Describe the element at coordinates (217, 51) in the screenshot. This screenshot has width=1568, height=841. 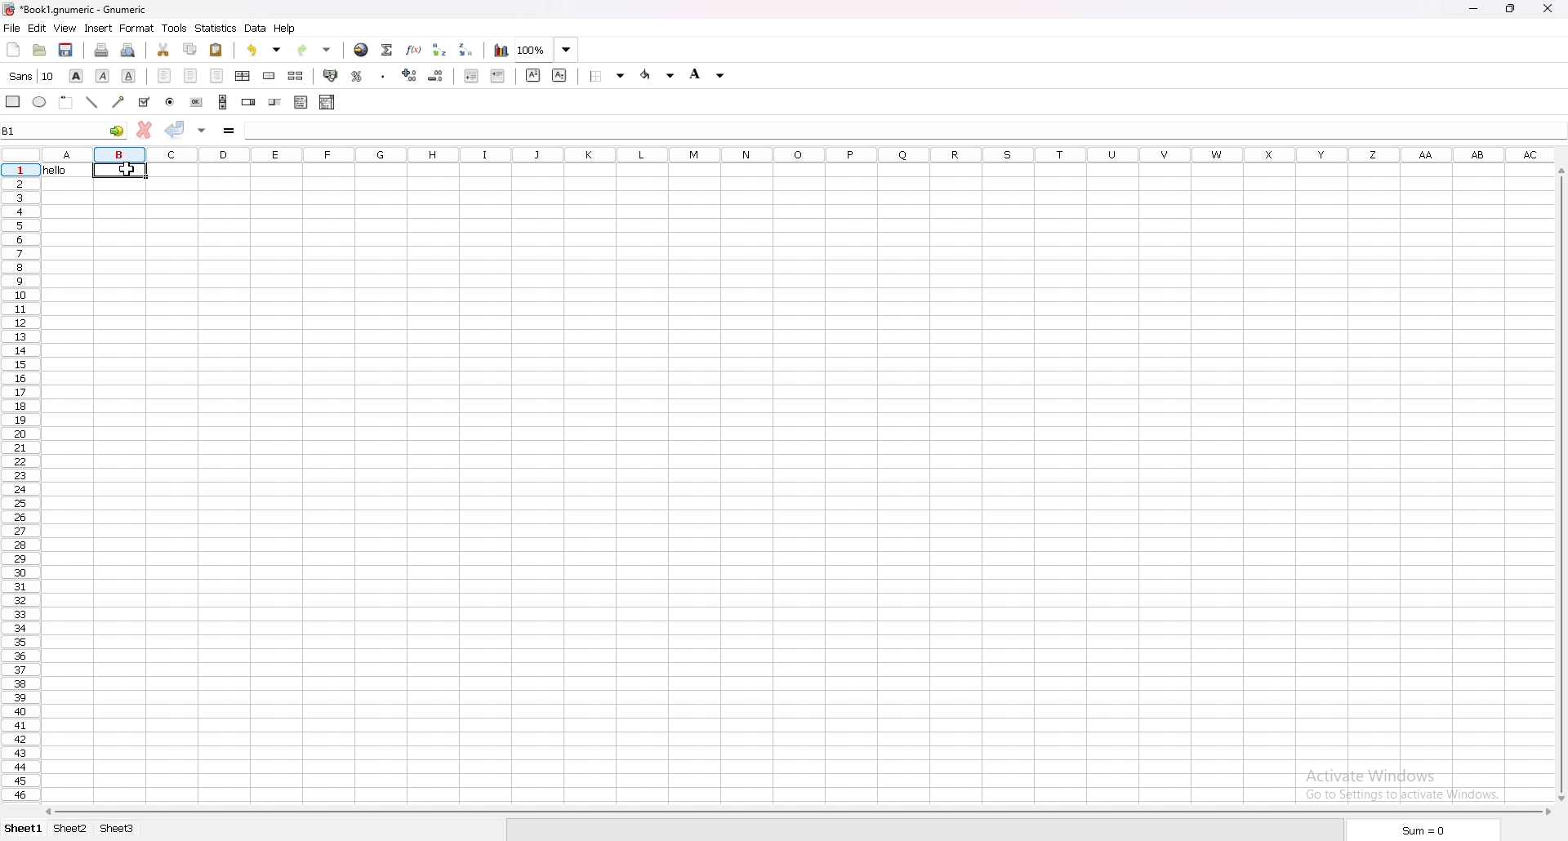
I see `paste` at that location.